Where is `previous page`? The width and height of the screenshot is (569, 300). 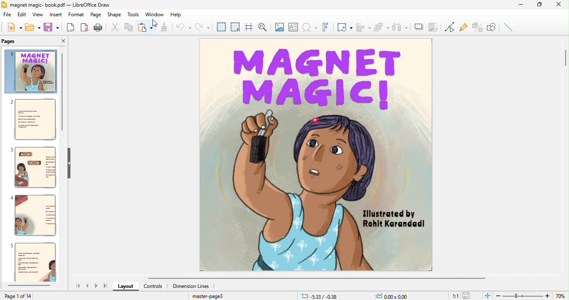
previous page is located at coordinates (87, 286).